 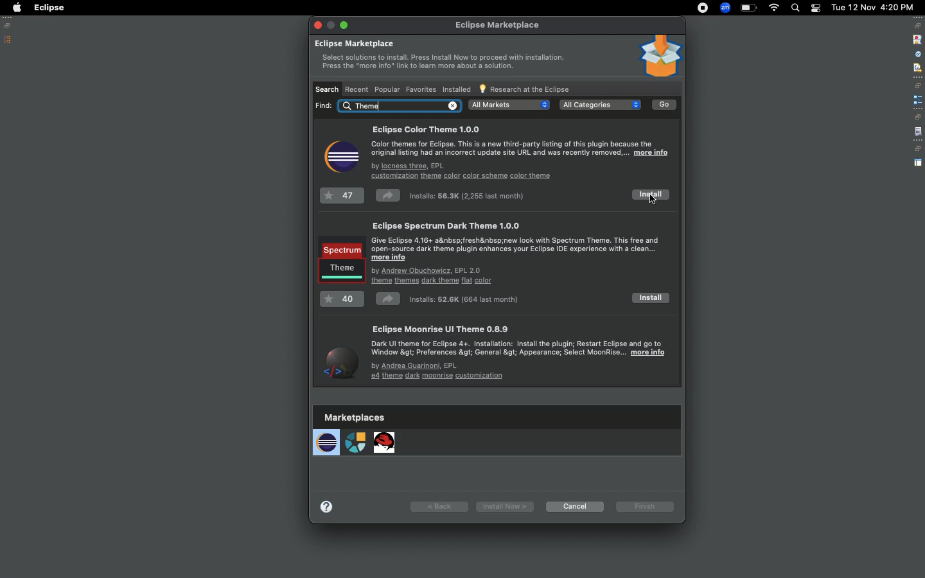 I want to click on Date/time, so click(x=874, y=6).